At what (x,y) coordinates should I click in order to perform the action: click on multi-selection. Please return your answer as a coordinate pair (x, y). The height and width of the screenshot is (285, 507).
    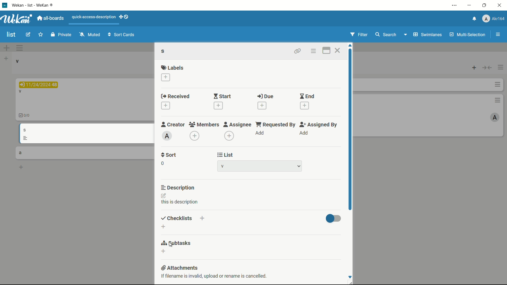
    Looking at the image, I should click on (468, 35).